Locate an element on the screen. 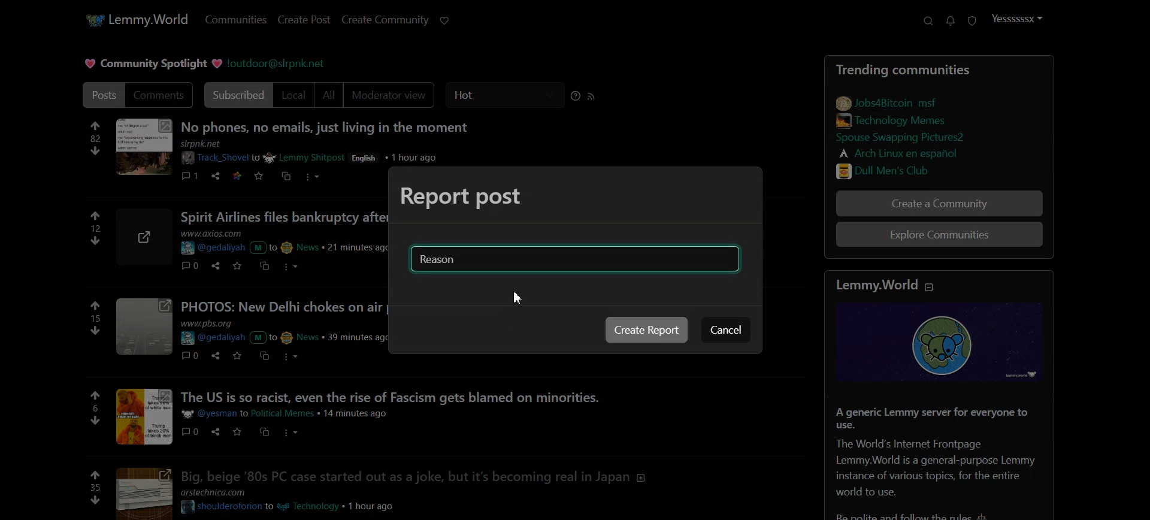 The width and height of the screenshot is (1150, 520). All is located at coordinates (329, 95).